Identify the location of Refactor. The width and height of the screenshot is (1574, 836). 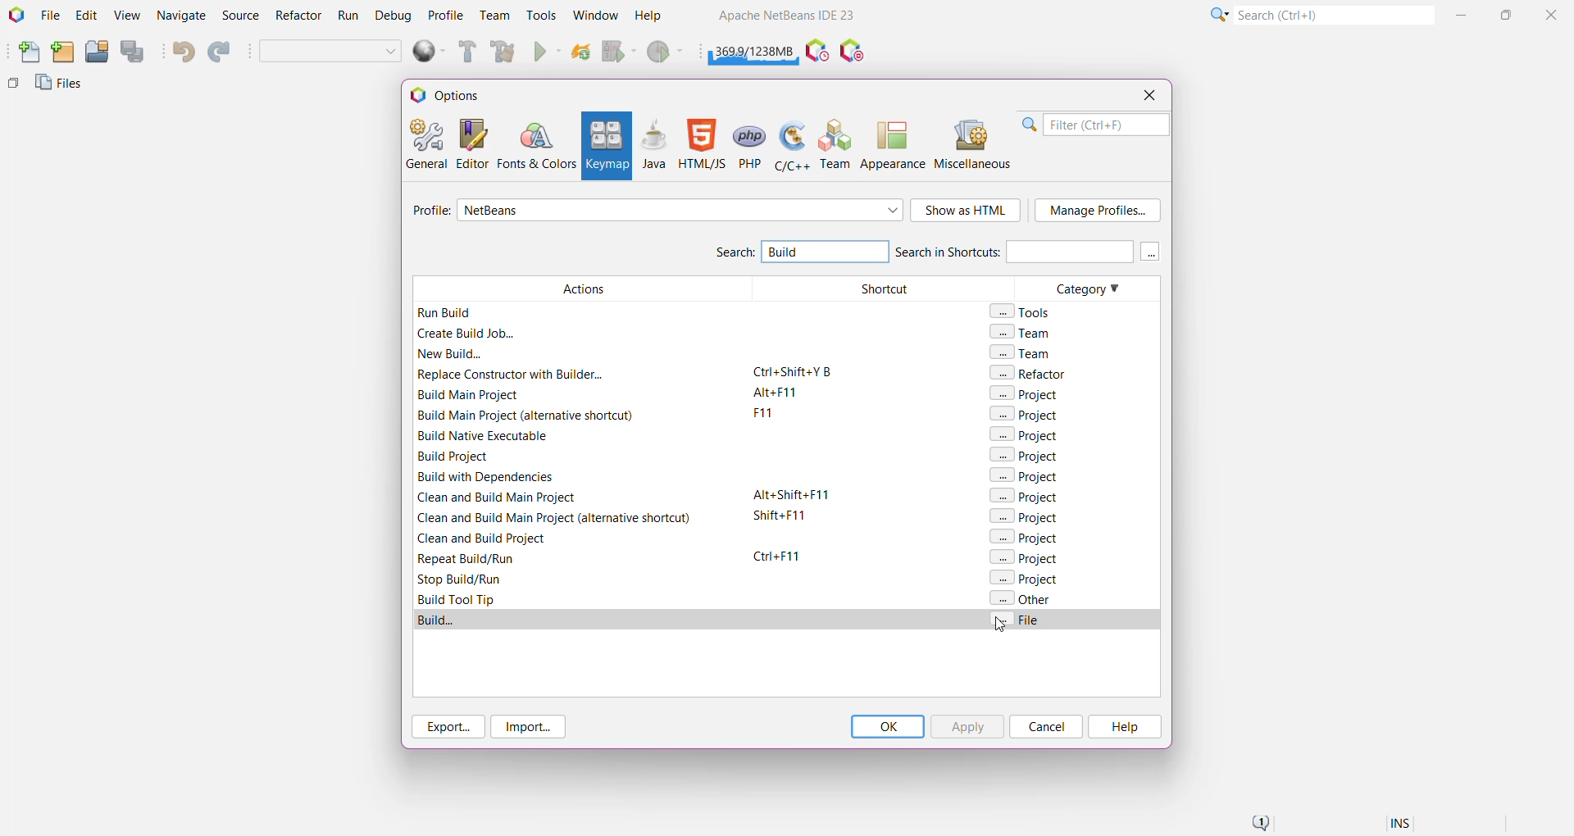
(300, 17).